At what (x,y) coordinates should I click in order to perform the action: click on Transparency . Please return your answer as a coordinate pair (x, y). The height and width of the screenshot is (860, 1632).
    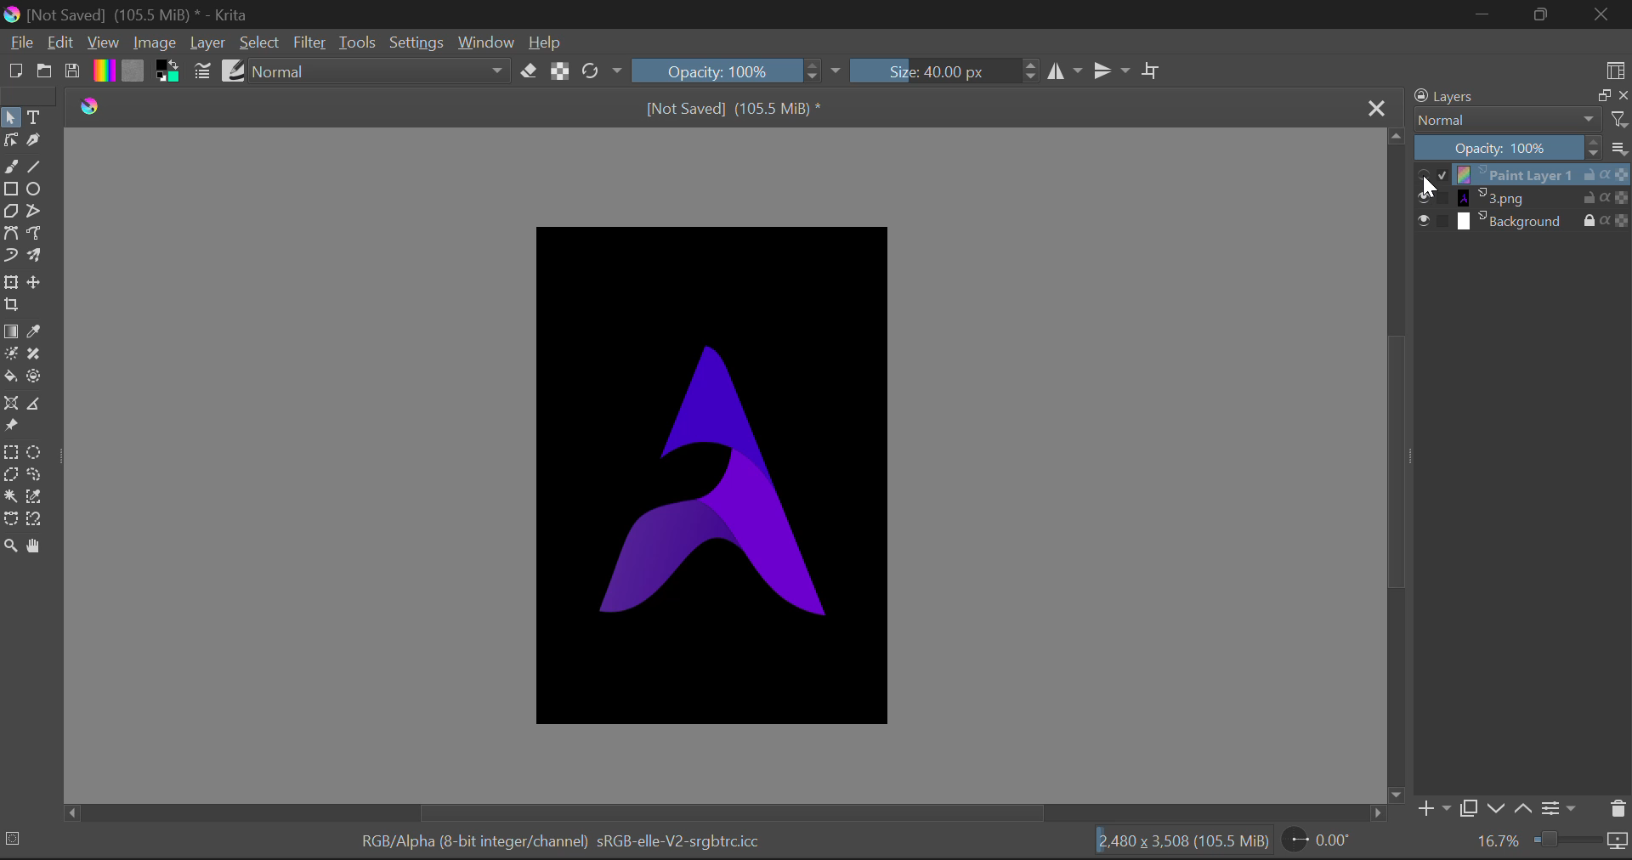
    Looking at the image, I should click on (1622, 197).